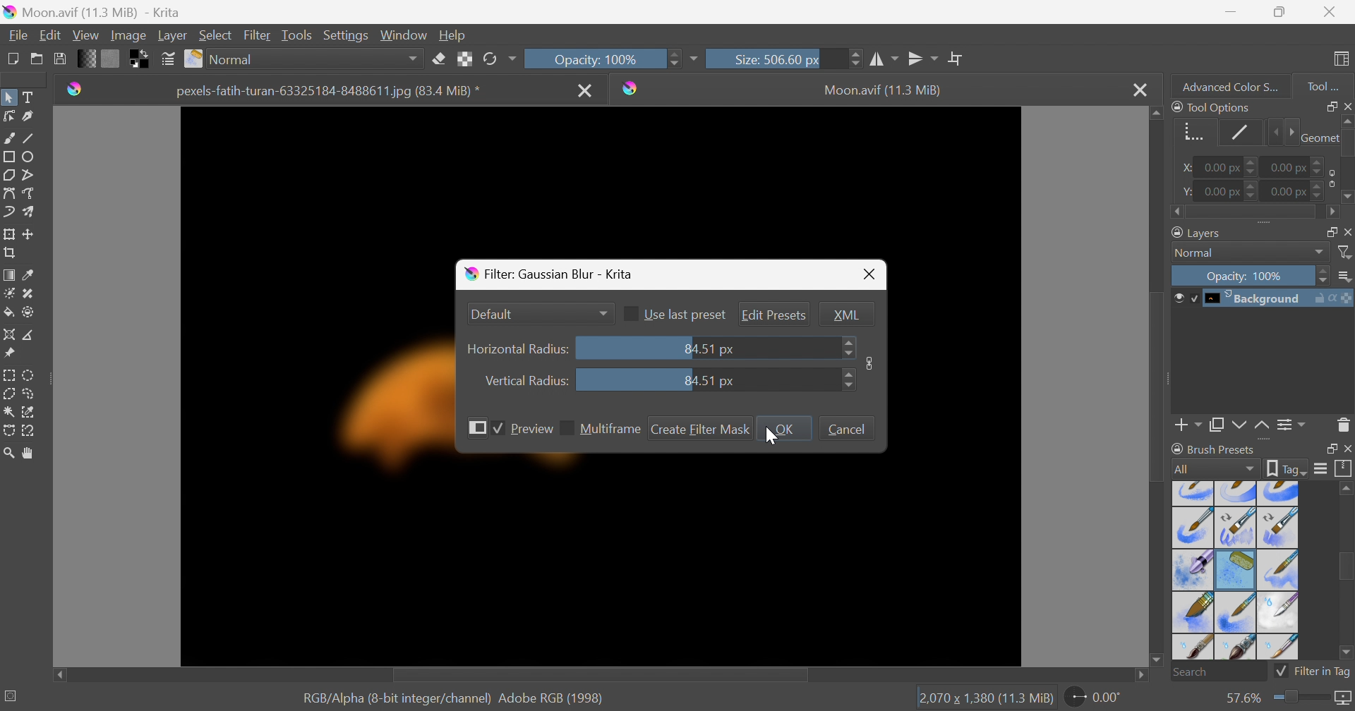  I want to click on Close, so click(586, 92).